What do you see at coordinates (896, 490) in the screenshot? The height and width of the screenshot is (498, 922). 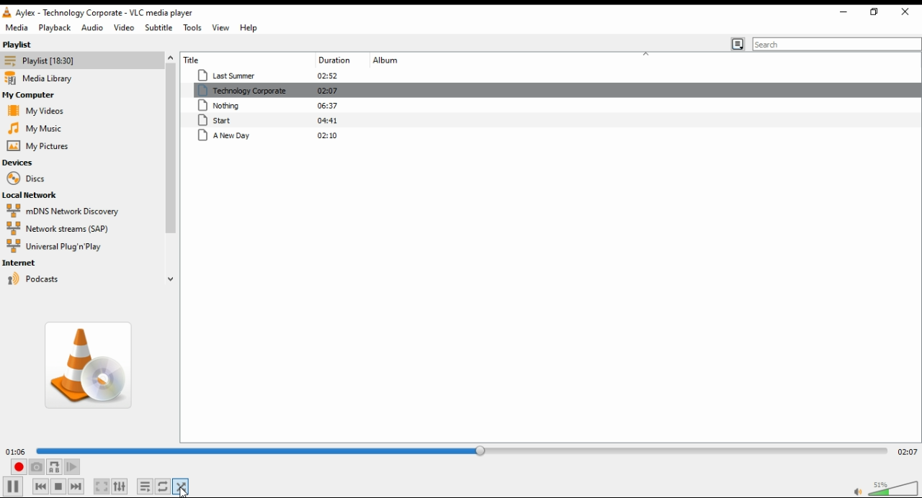 I see `volume` at bounding box center [896, 490].